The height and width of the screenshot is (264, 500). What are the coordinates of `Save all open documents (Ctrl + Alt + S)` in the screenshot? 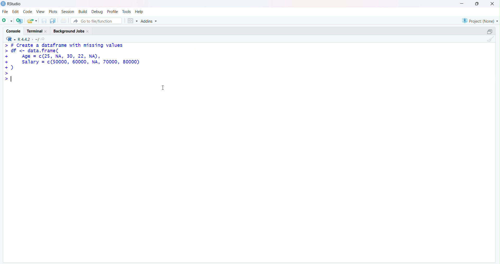 It's located at (53, 20).